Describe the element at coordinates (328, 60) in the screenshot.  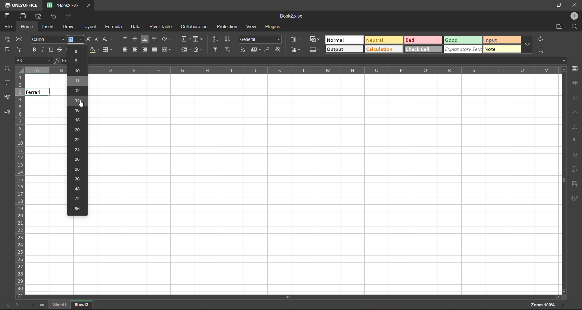
I see `formula bar` at that location.